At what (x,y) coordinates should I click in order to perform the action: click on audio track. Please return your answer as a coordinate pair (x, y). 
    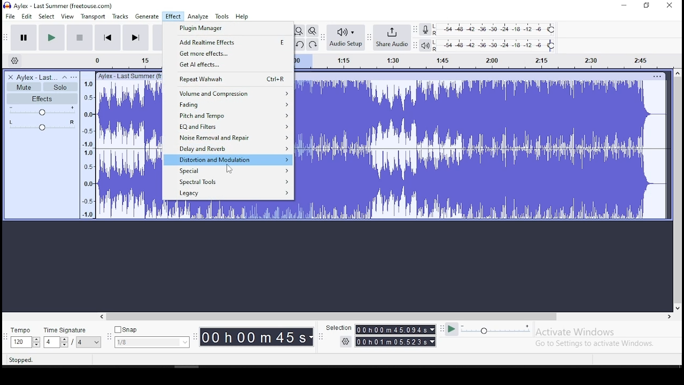
    Looking at the image, I should click on (480, 151).